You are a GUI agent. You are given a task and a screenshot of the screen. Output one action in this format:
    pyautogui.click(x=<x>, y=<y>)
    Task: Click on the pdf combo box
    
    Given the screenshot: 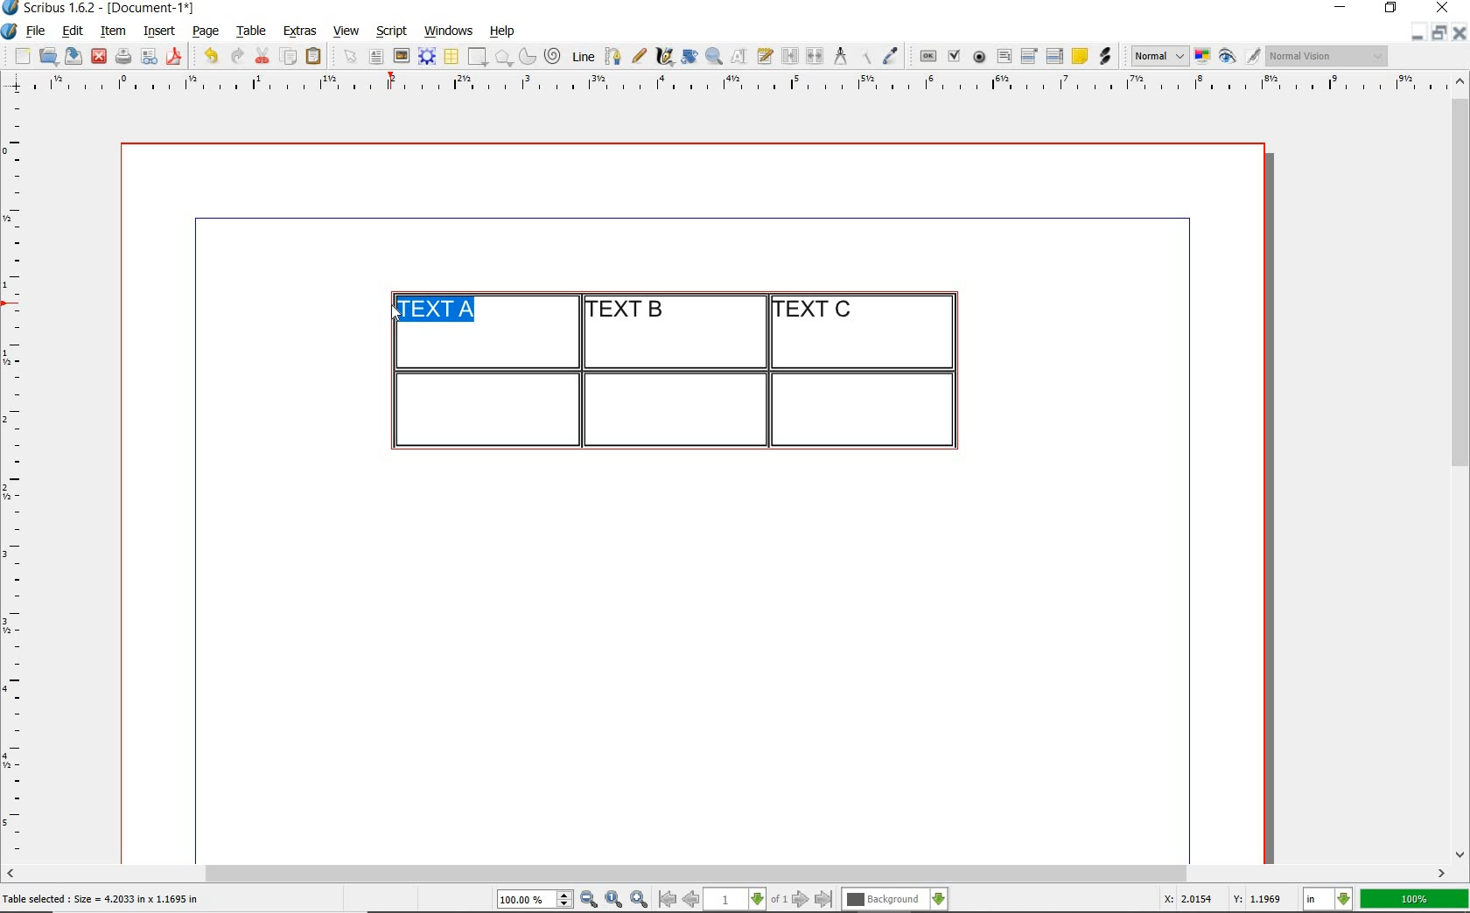 What is the action you would take?
    pyautogui.click(x=1030, y=55)
    